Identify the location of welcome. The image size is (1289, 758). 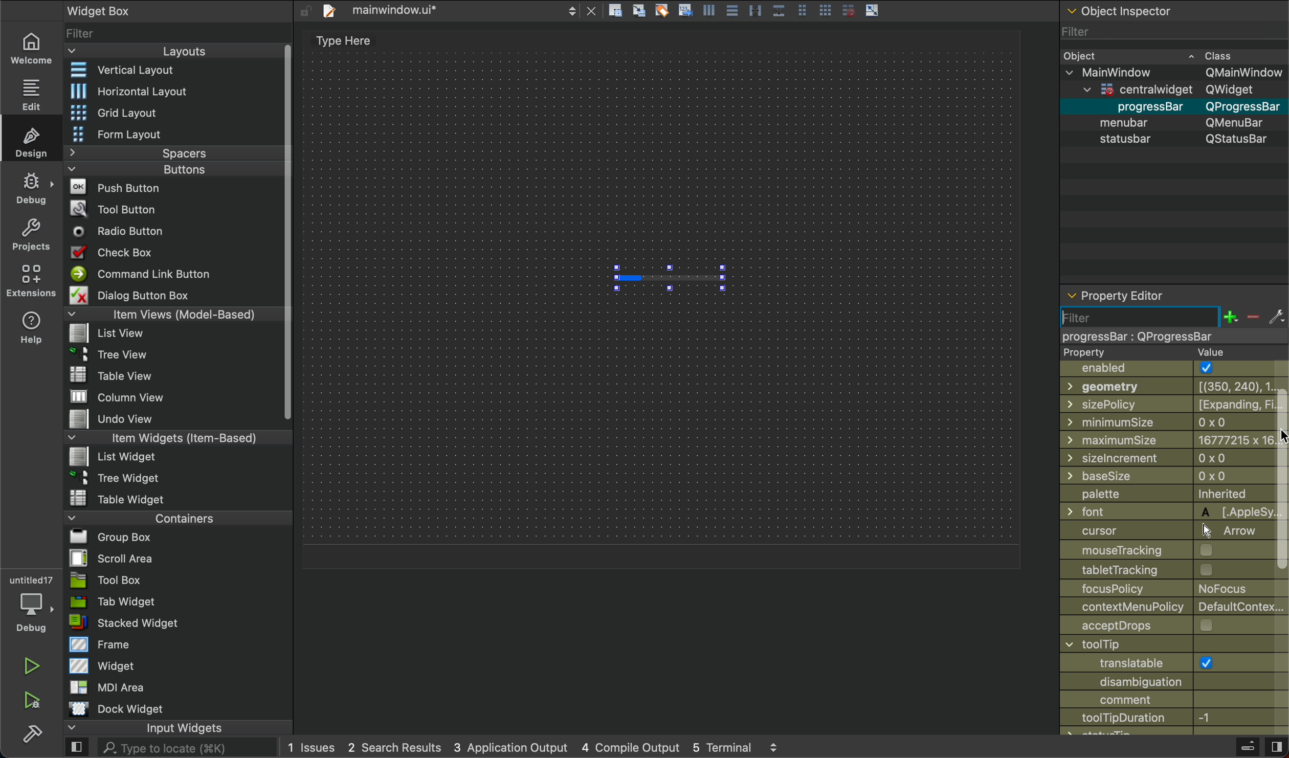
(30, 47).